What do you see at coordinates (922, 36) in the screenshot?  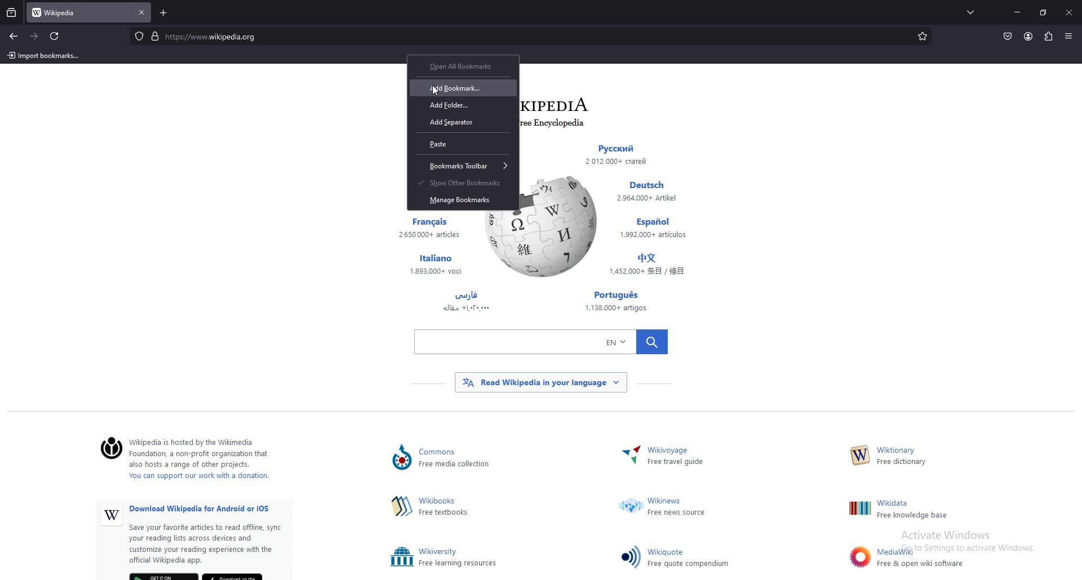 I see `bookmarks` at bounding box center [922, 36].